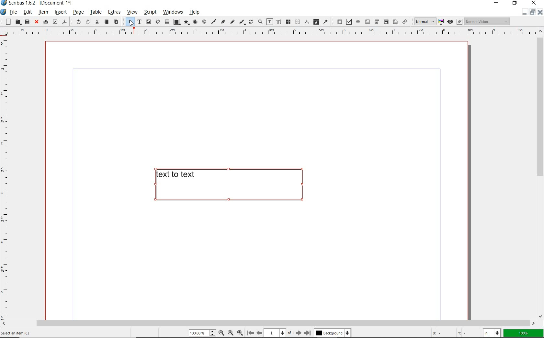  I want to click on Background, so click(333, 333).